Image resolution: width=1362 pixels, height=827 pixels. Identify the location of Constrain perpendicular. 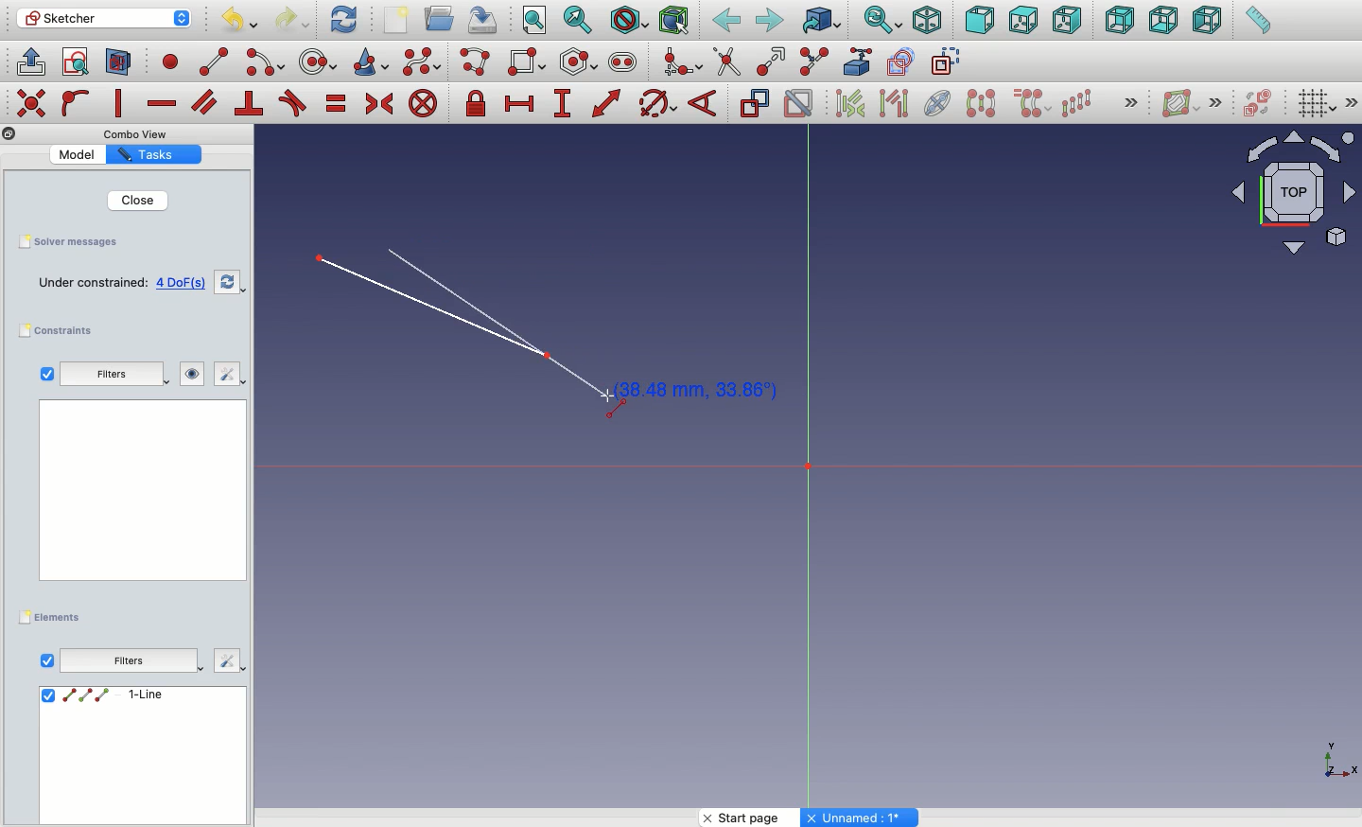
(250, 104).